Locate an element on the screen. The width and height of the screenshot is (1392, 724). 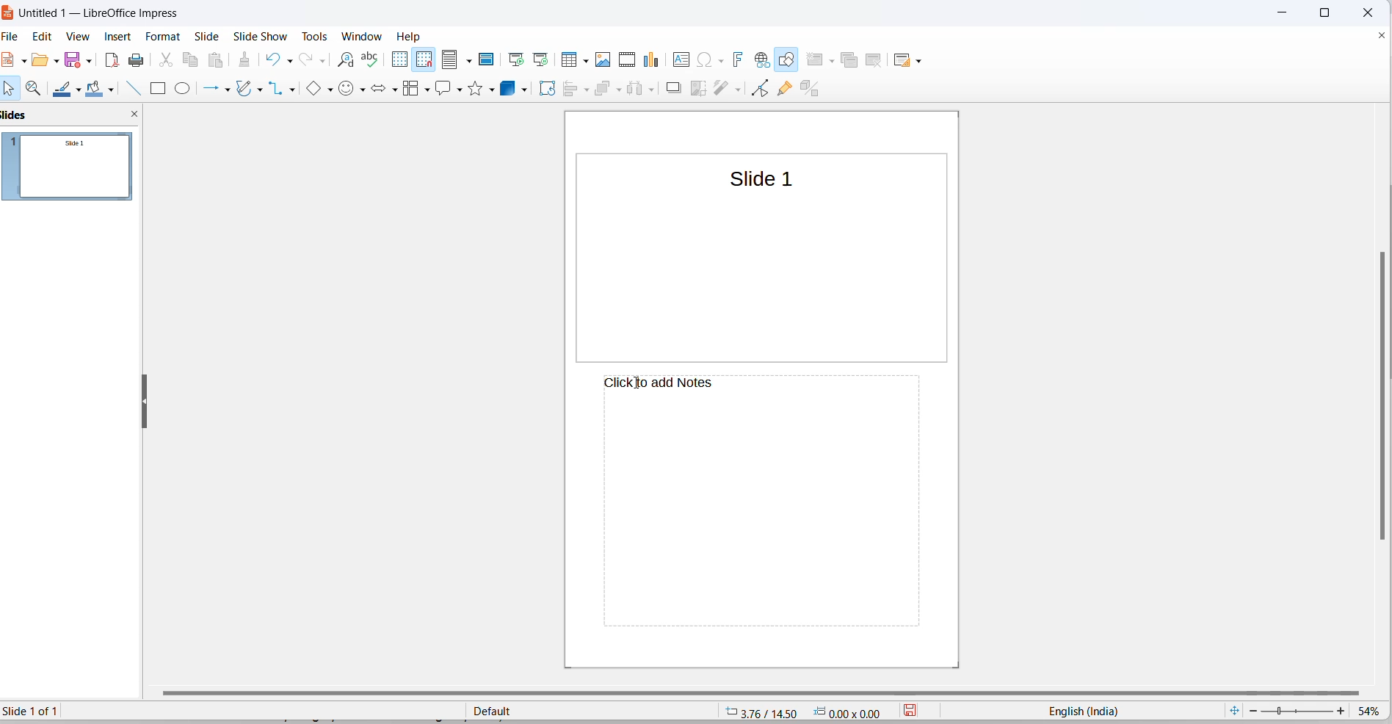
slide title is located at coordinates (755, 178).